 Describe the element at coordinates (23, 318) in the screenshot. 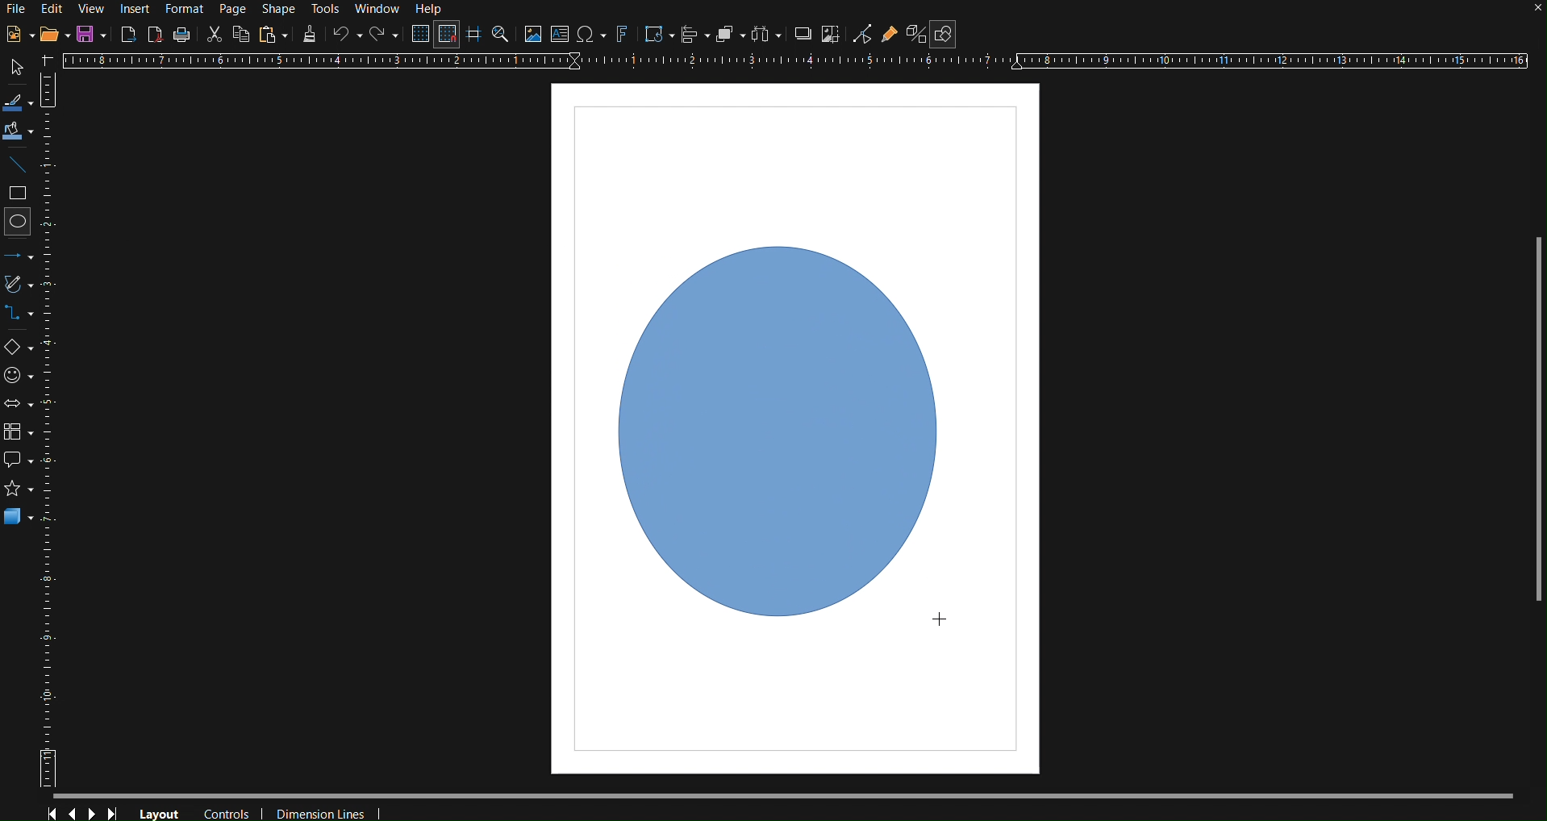

I see `Connectors` at that location.